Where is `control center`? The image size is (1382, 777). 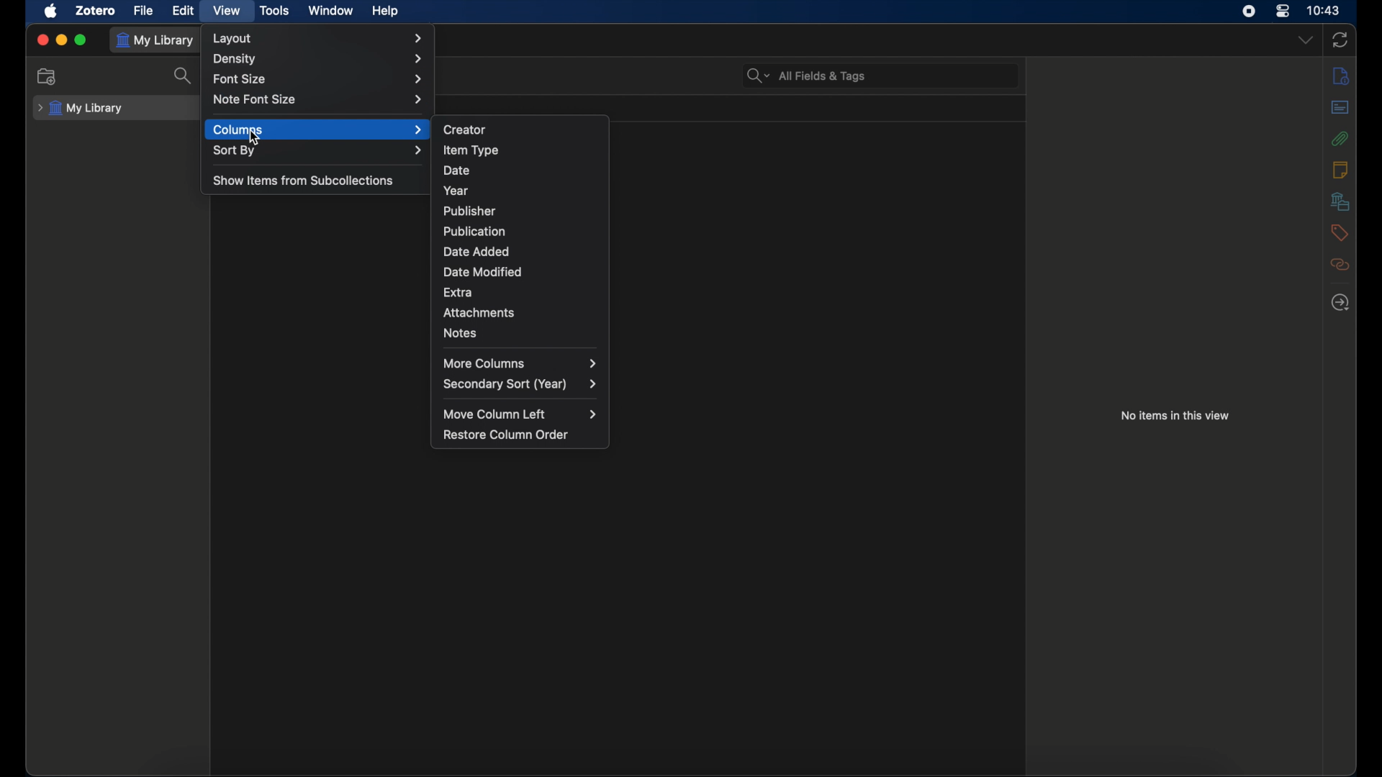
control center is located at coordinates (1282, 12).